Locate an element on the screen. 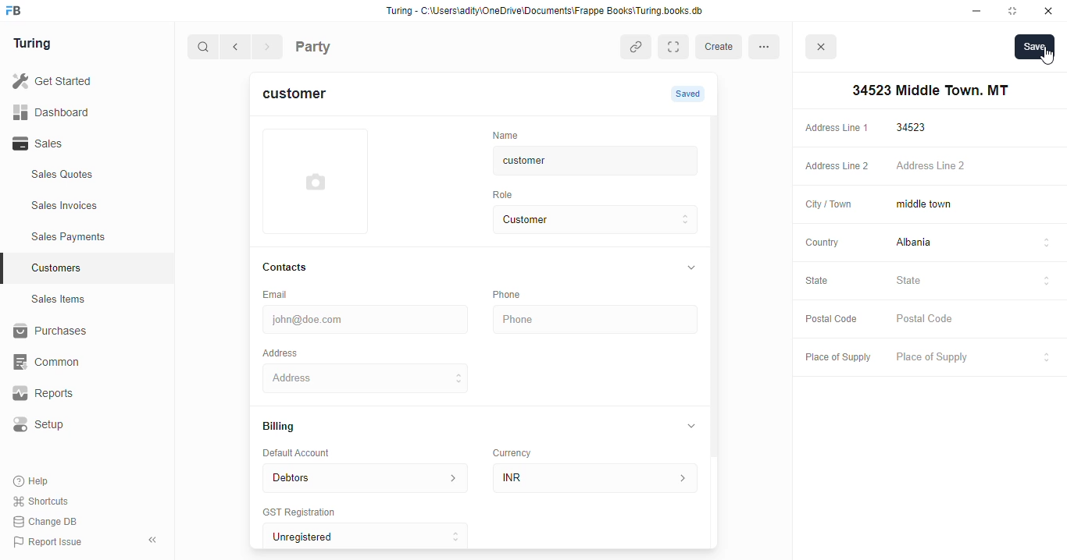  add profile photo is located at coordinates (316, 181).